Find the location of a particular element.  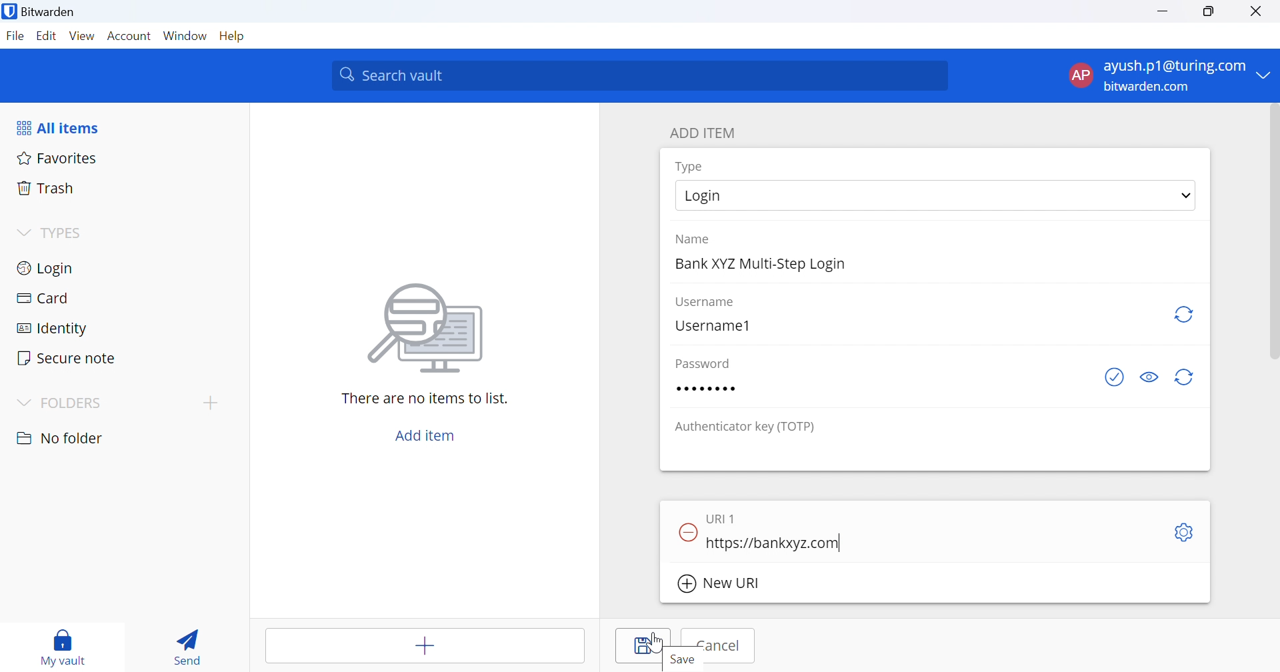

ADD ITEM is located at coordinates (706, 131).